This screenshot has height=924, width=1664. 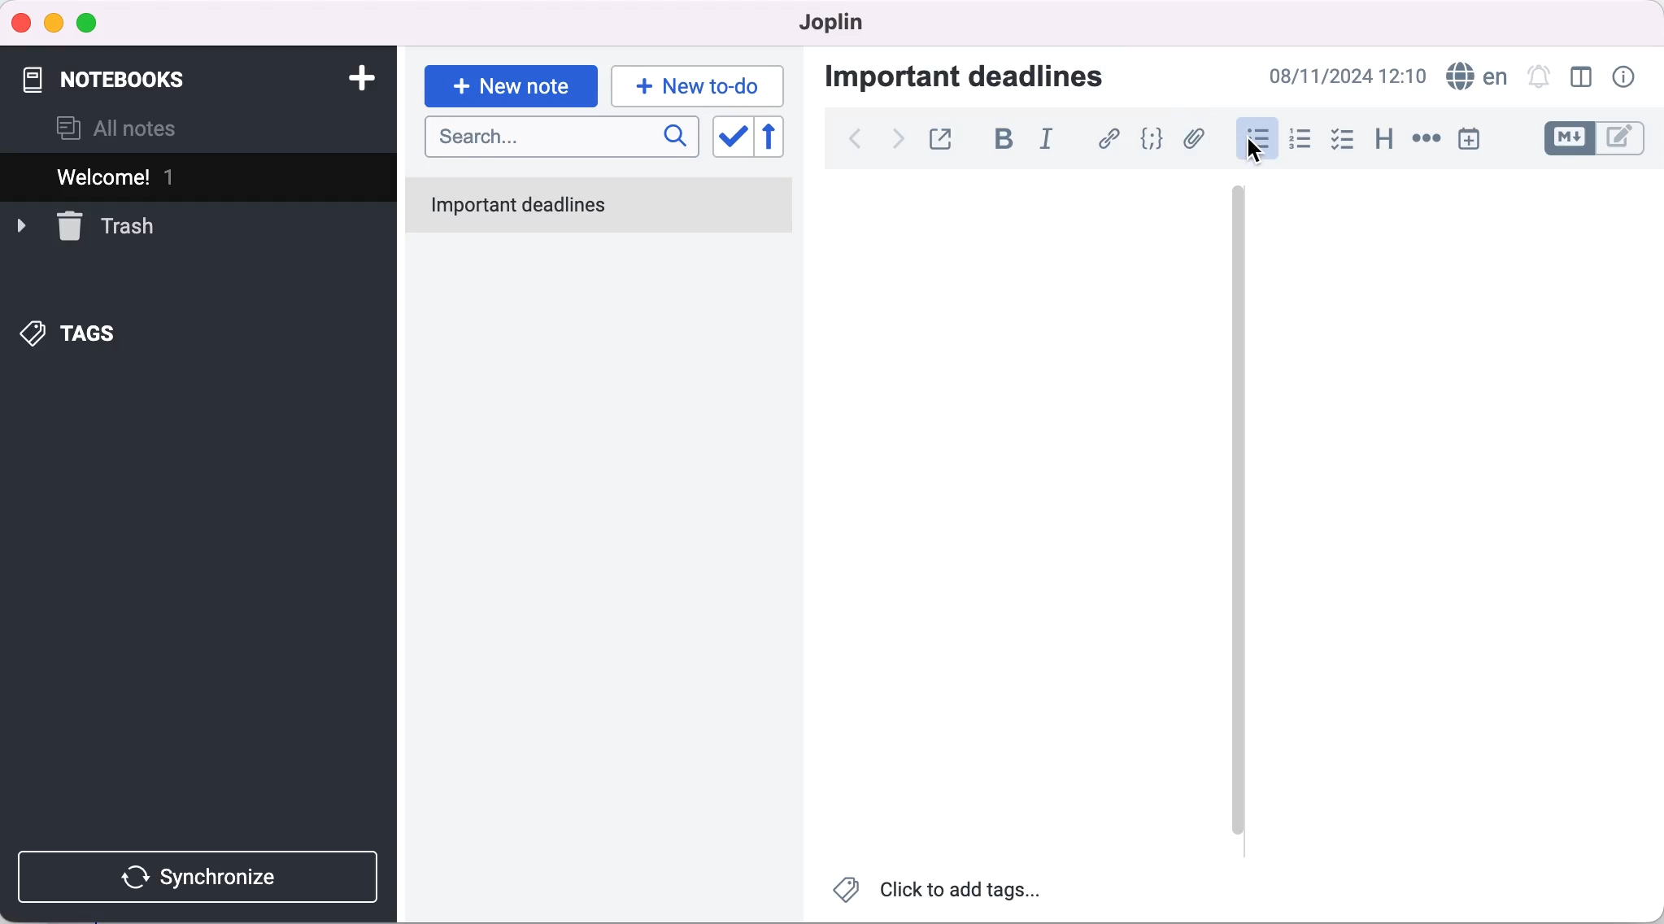 What do you see at coordinates (172, 177) in the screenshot?
I see `welcome 1` at bounding box center [172, 177].